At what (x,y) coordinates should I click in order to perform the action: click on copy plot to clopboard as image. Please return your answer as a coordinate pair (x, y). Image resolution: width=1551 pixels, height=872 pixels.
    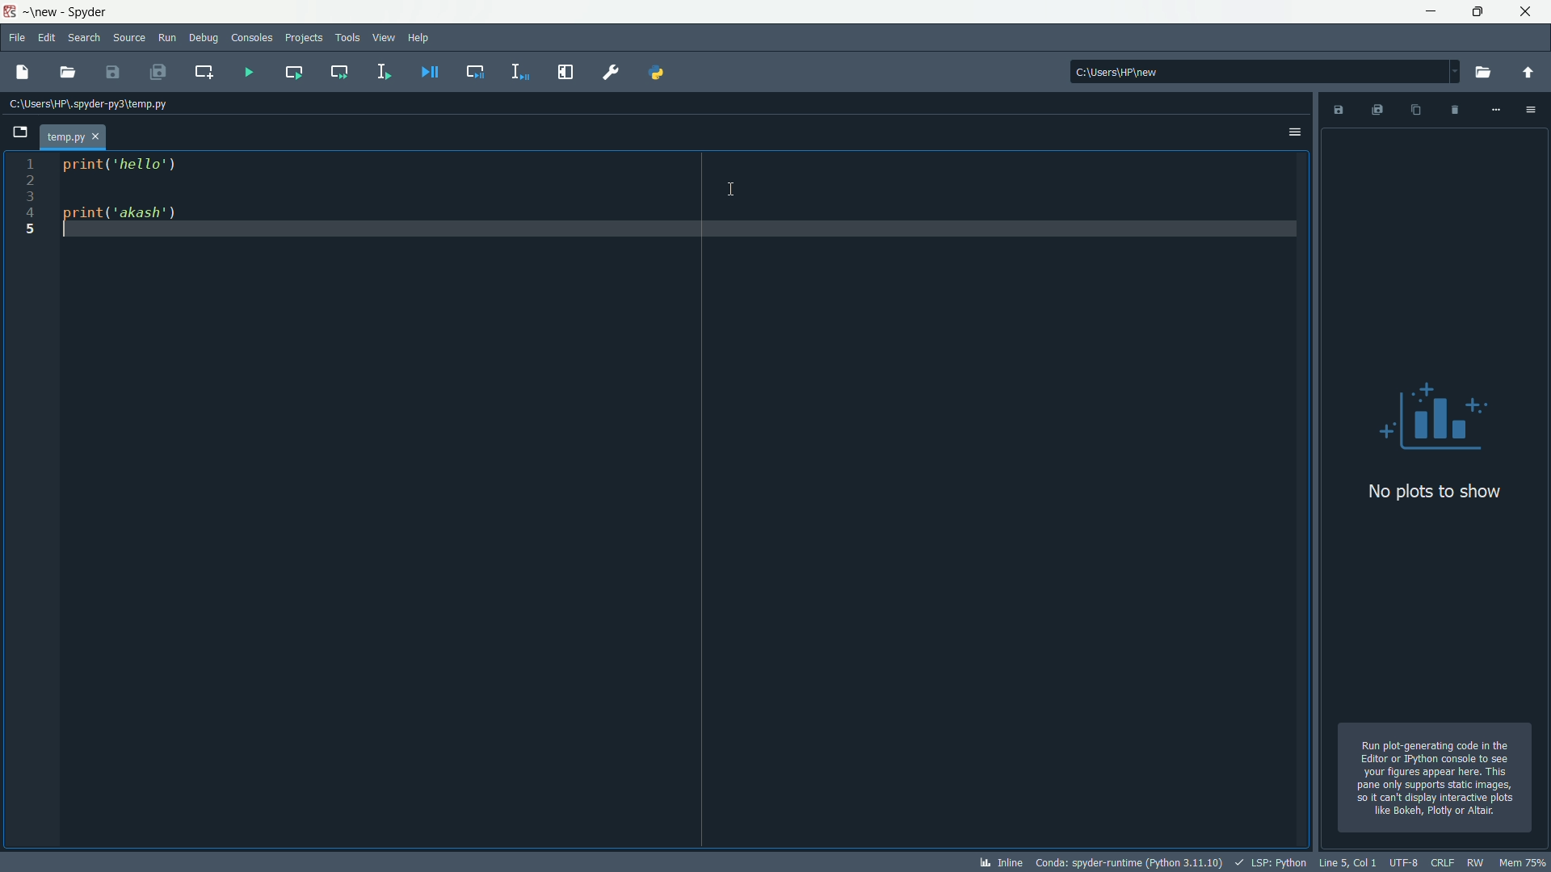
    Looking at the image, I should click on (1412, 110).